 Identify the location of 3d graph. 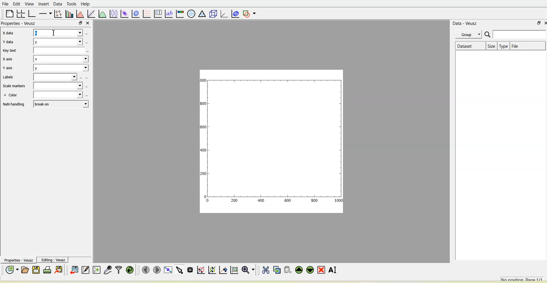
(223, 13).